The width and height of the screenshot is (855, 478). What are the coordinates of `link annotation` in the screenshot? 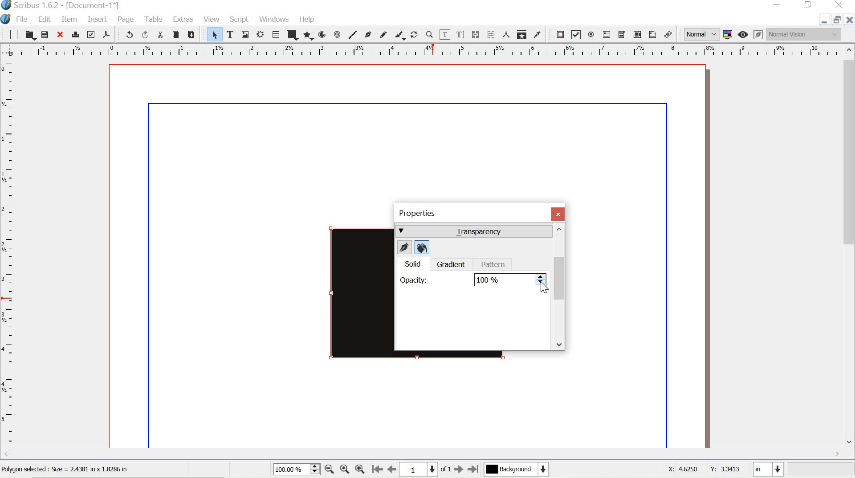 It's located at (668, 35).